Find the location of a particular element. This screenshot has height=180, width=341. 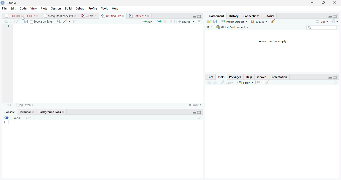

Zoom is located at coordinates (227, 82).